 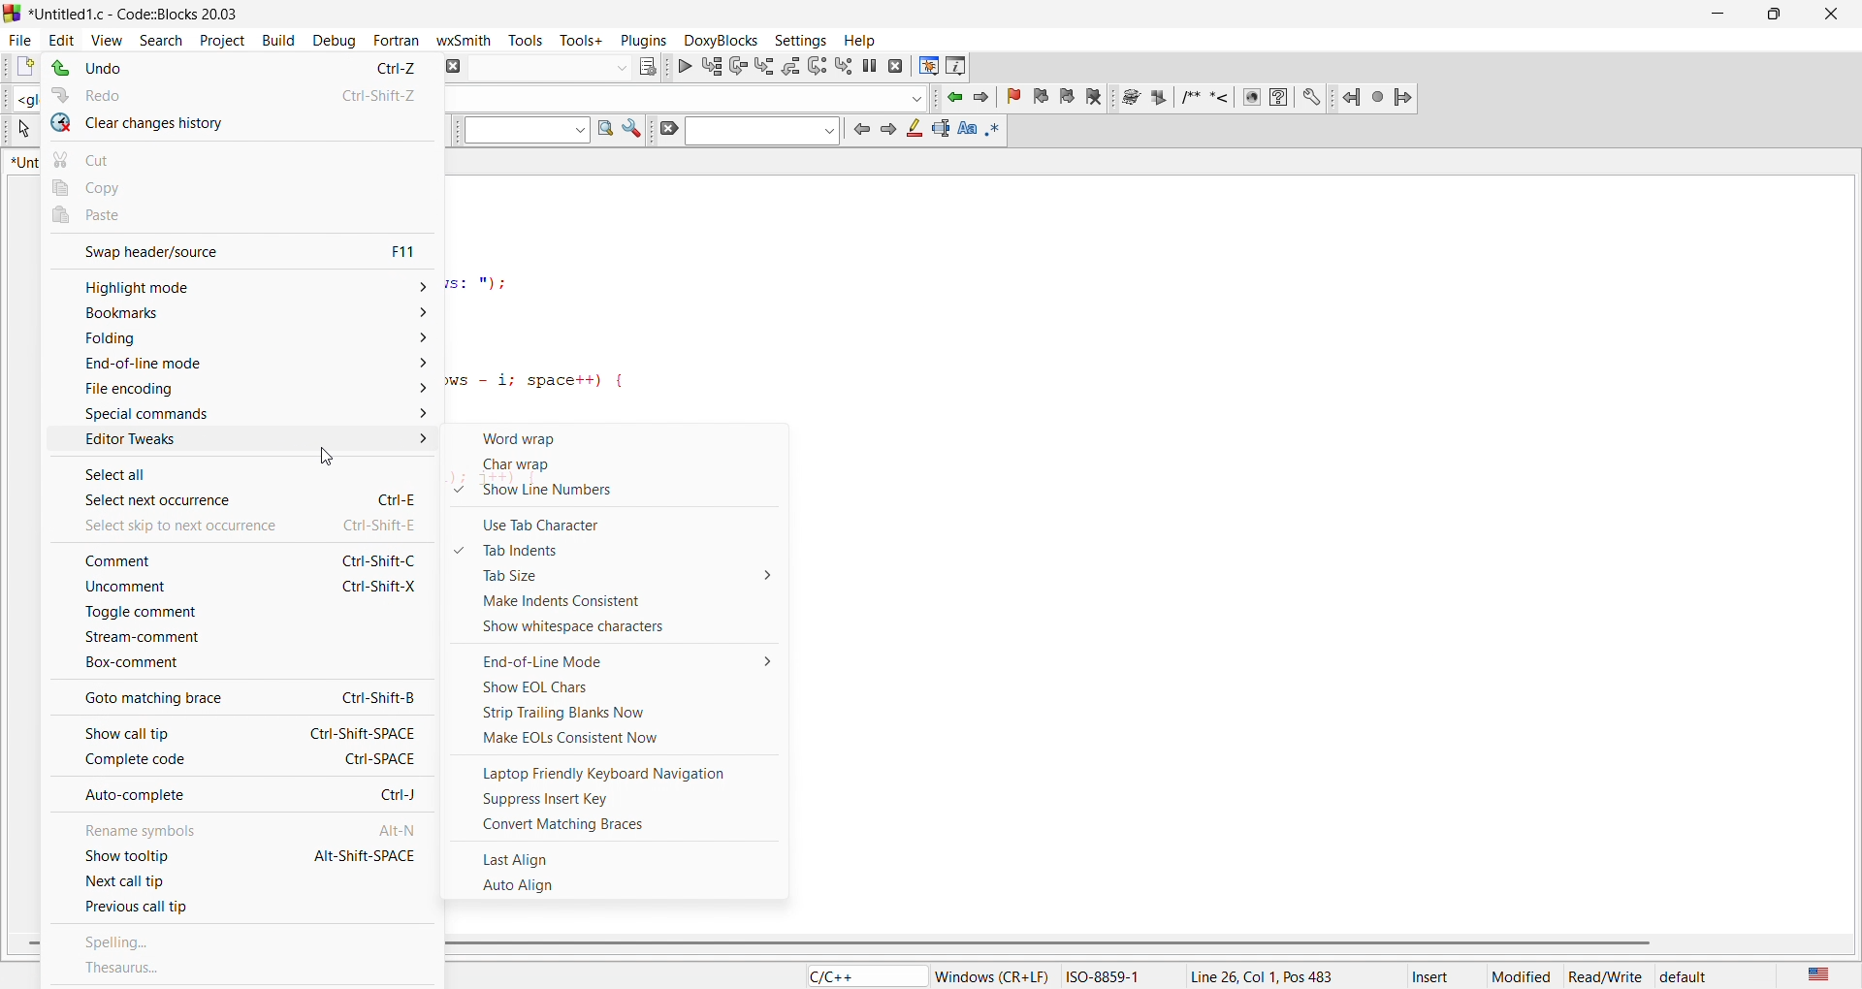 What do you see at coordinates (364, 731) in the screenshot?
I see `Ctrl-Shift-SPACE` at bounding box center [364, 731].